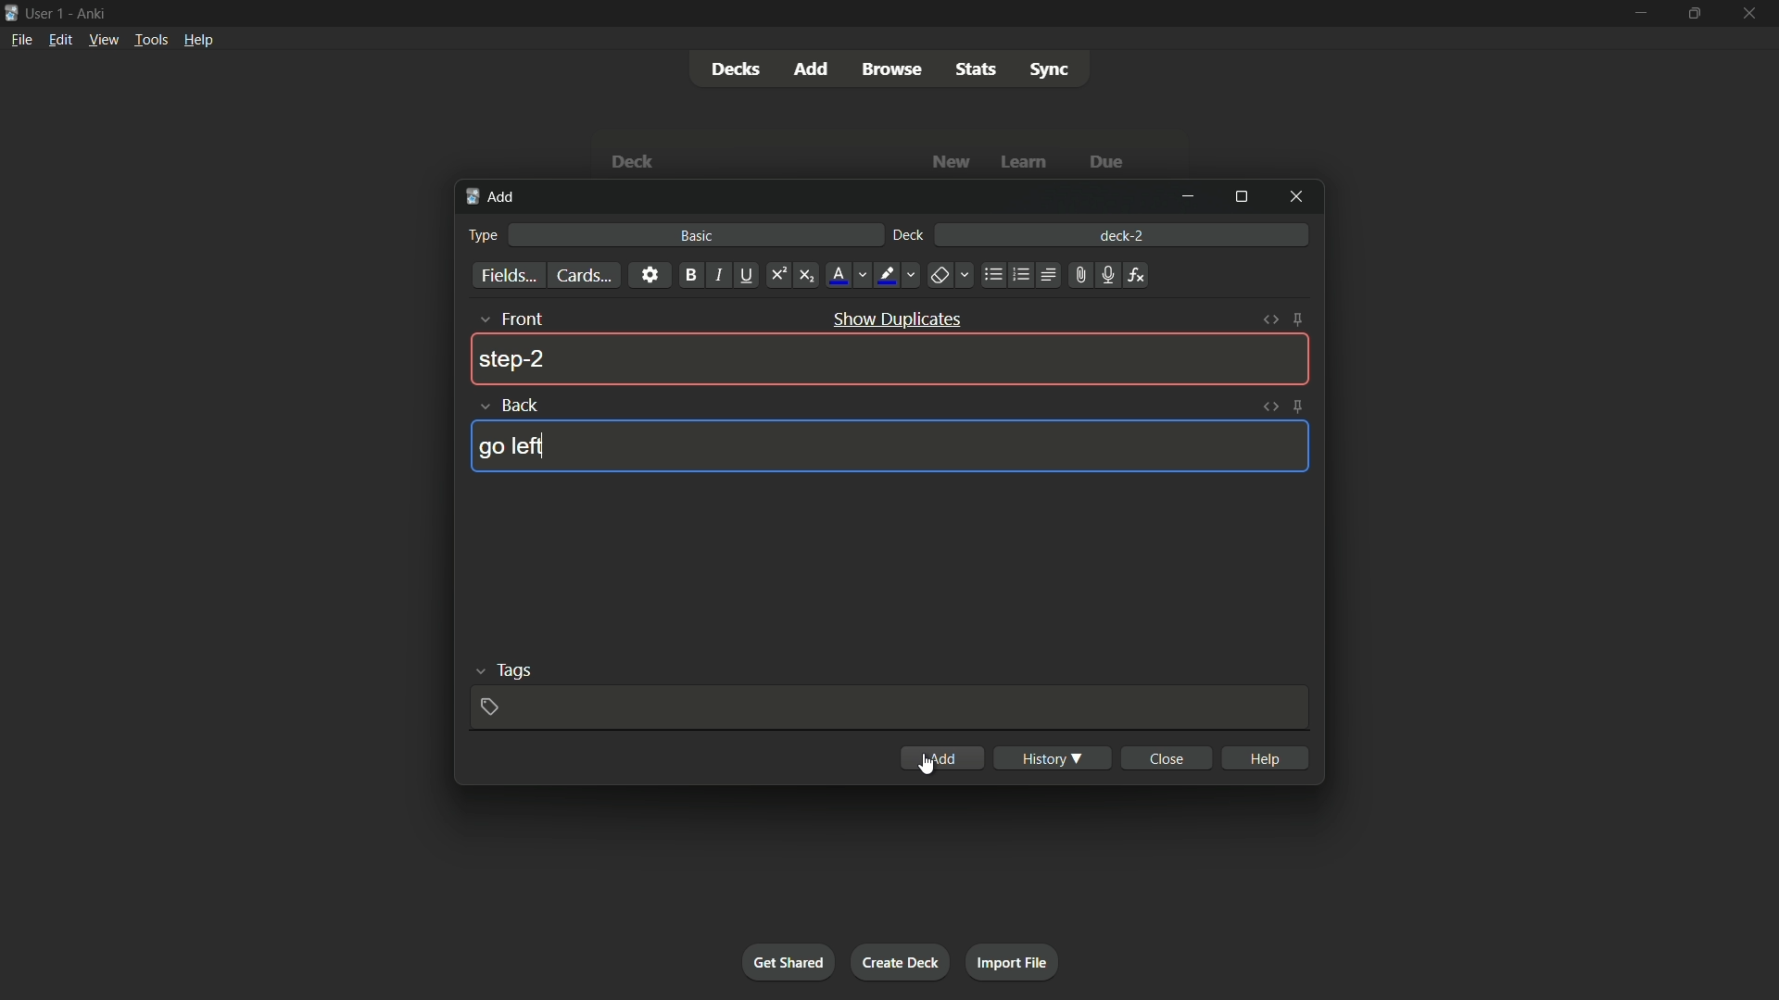  Describe the element at coordinates (92, 14) in the screenshot. I see `app name` at that location.